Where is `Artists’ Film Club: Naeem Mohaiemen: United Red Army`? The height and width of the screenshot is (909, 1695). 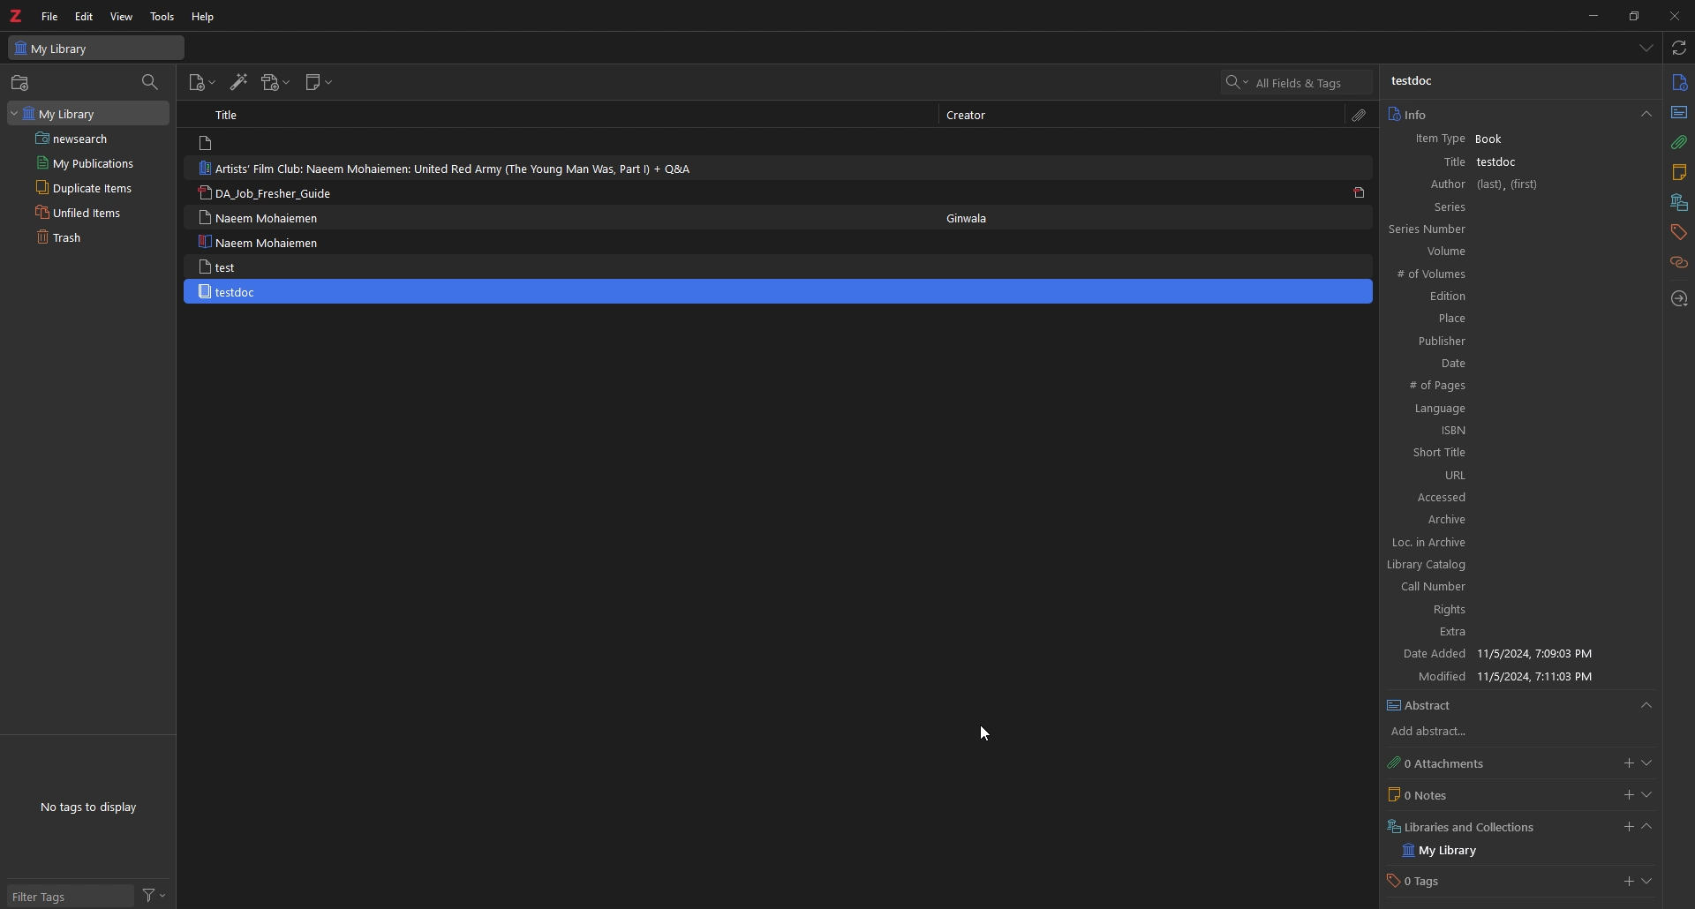 Artists’ Film Club: Naeem Mohaiemen: United Red Army is located at coordinates (458, 169).